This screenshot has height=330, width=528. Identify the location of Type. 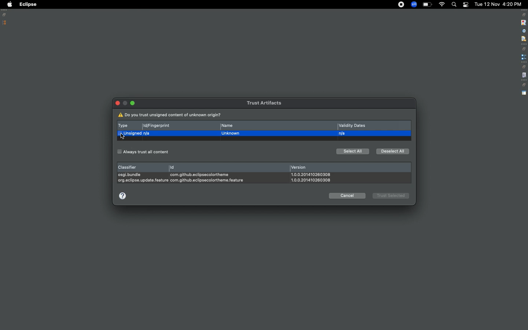
(125, 125).